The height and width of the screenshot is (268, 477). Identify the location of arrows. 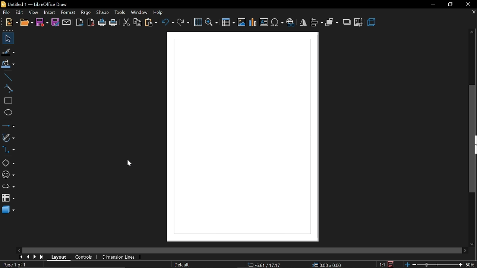
(9, 187).